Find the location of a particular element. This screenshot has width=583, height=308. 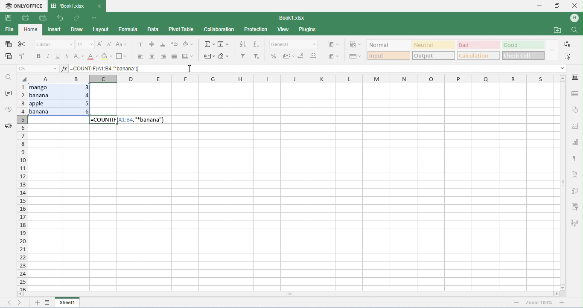

wrap text is located at coordinates (175, 44).